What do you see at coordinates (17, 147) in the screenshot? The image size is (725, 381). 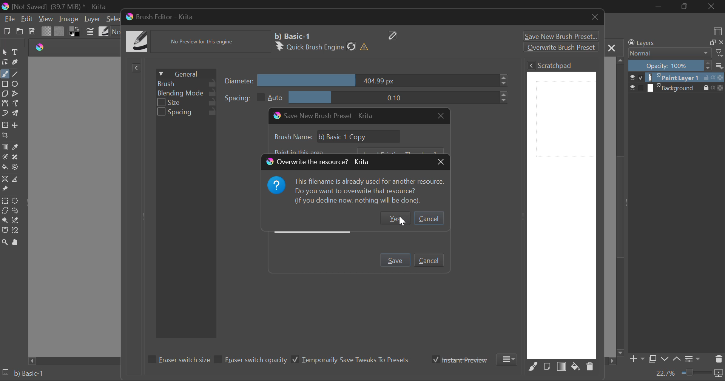 I see `Eyedropper` at bounding box center [17, 147].